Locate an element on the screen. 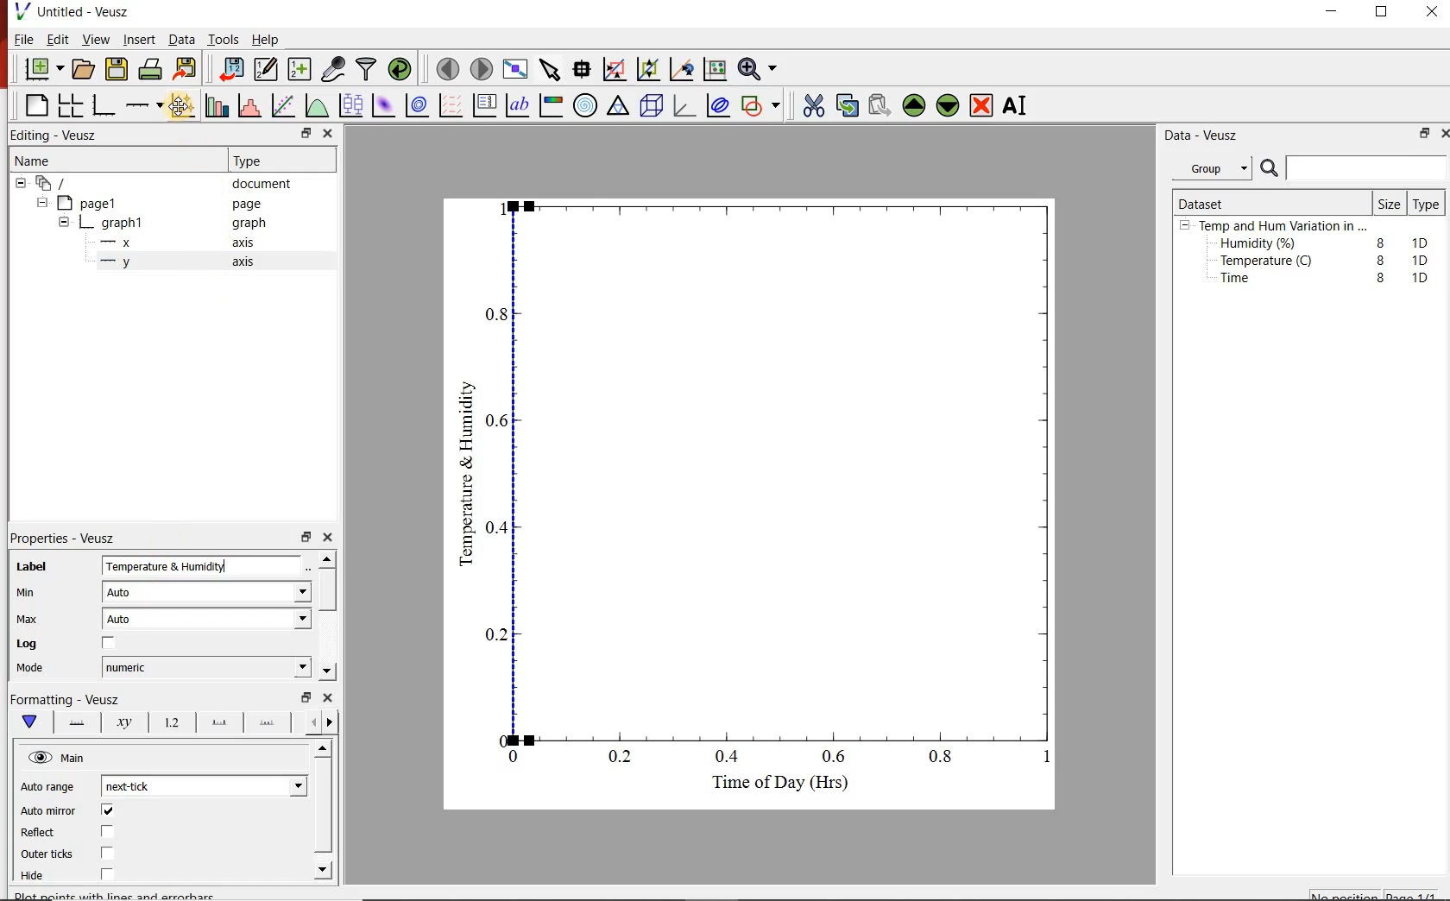 The image size is (1450, 901). copy the selected widget is located at coordinates (847, 105).